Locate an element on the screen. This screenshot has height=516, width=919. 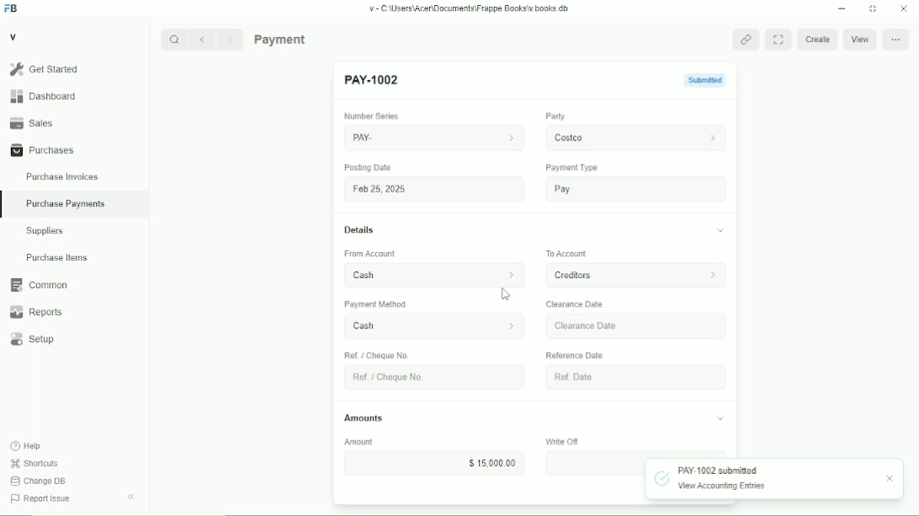
‘Payment Method is located at coordinates (382, 306).